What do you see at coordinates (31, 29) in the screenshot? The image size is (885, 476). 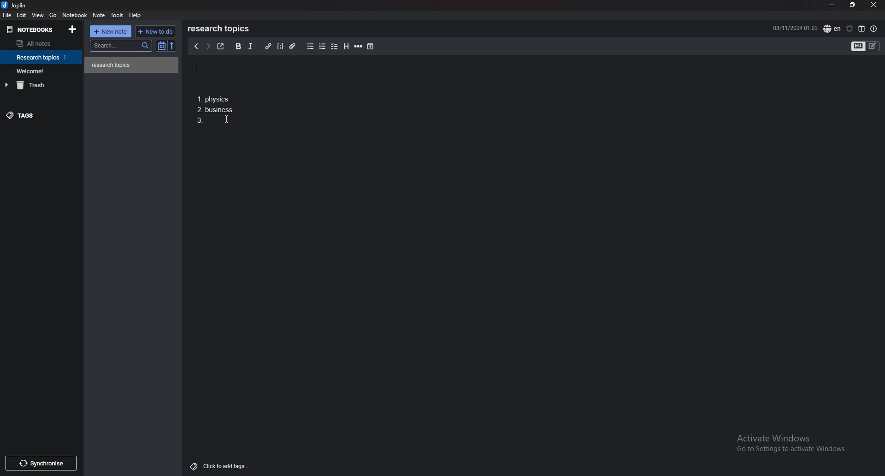 I see `notebooks` at bounding box center [31, 29].